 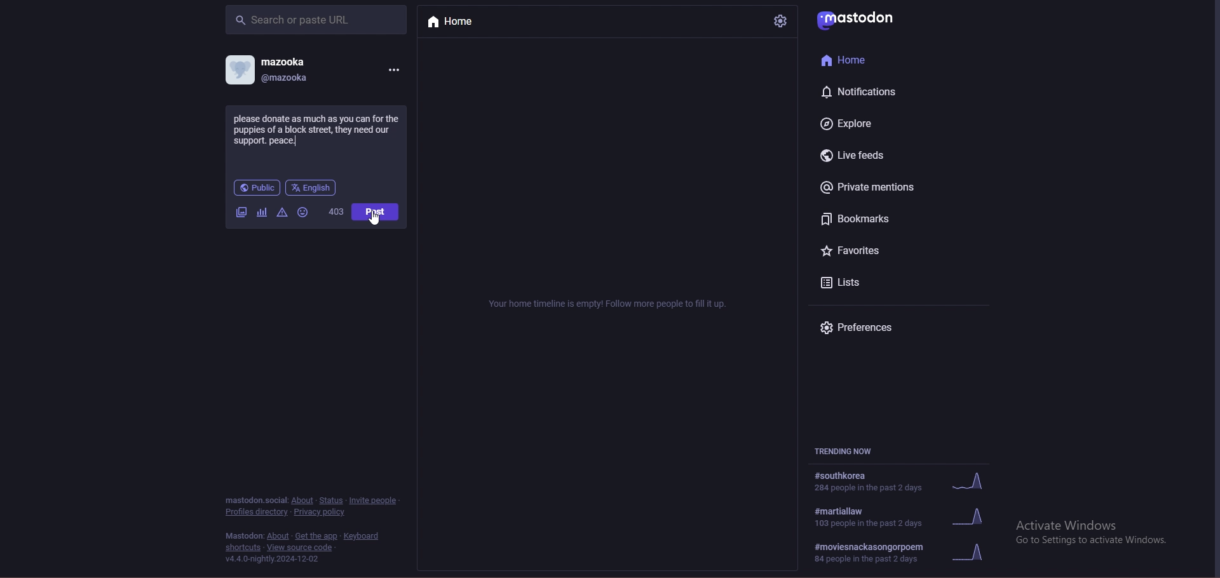 What do you see at coordinates (899, 518) in the screenshot?
I see `trending` at bounding box center [899, 518].